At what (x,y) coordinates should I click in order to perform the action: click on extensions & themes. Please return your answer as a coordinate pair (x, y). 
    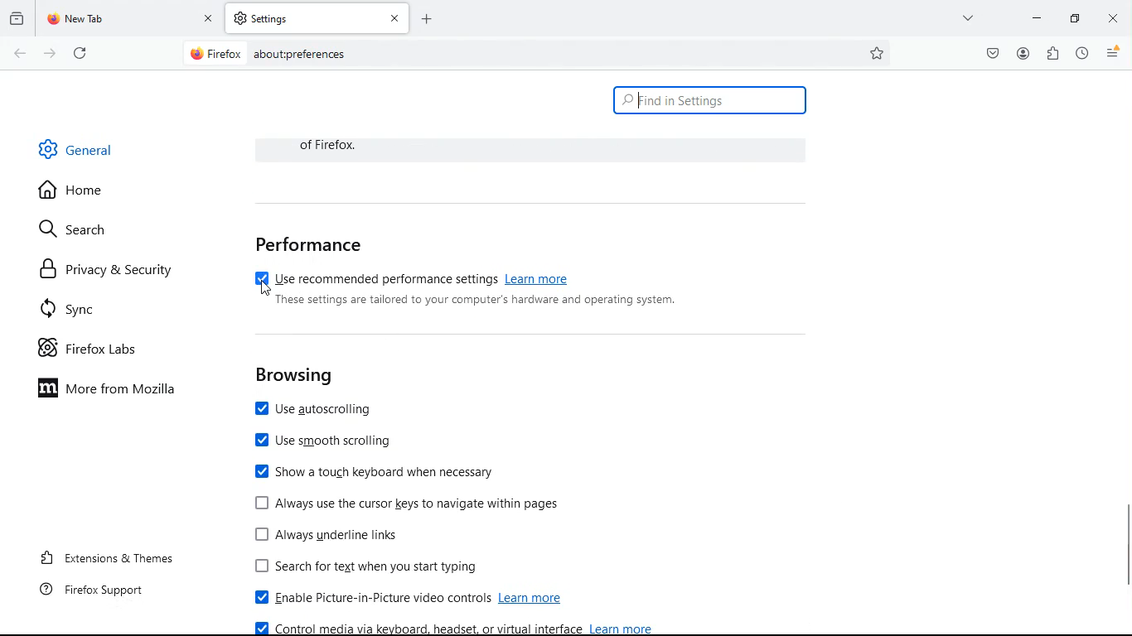
    Looking at the image, I should click on (104, 558).